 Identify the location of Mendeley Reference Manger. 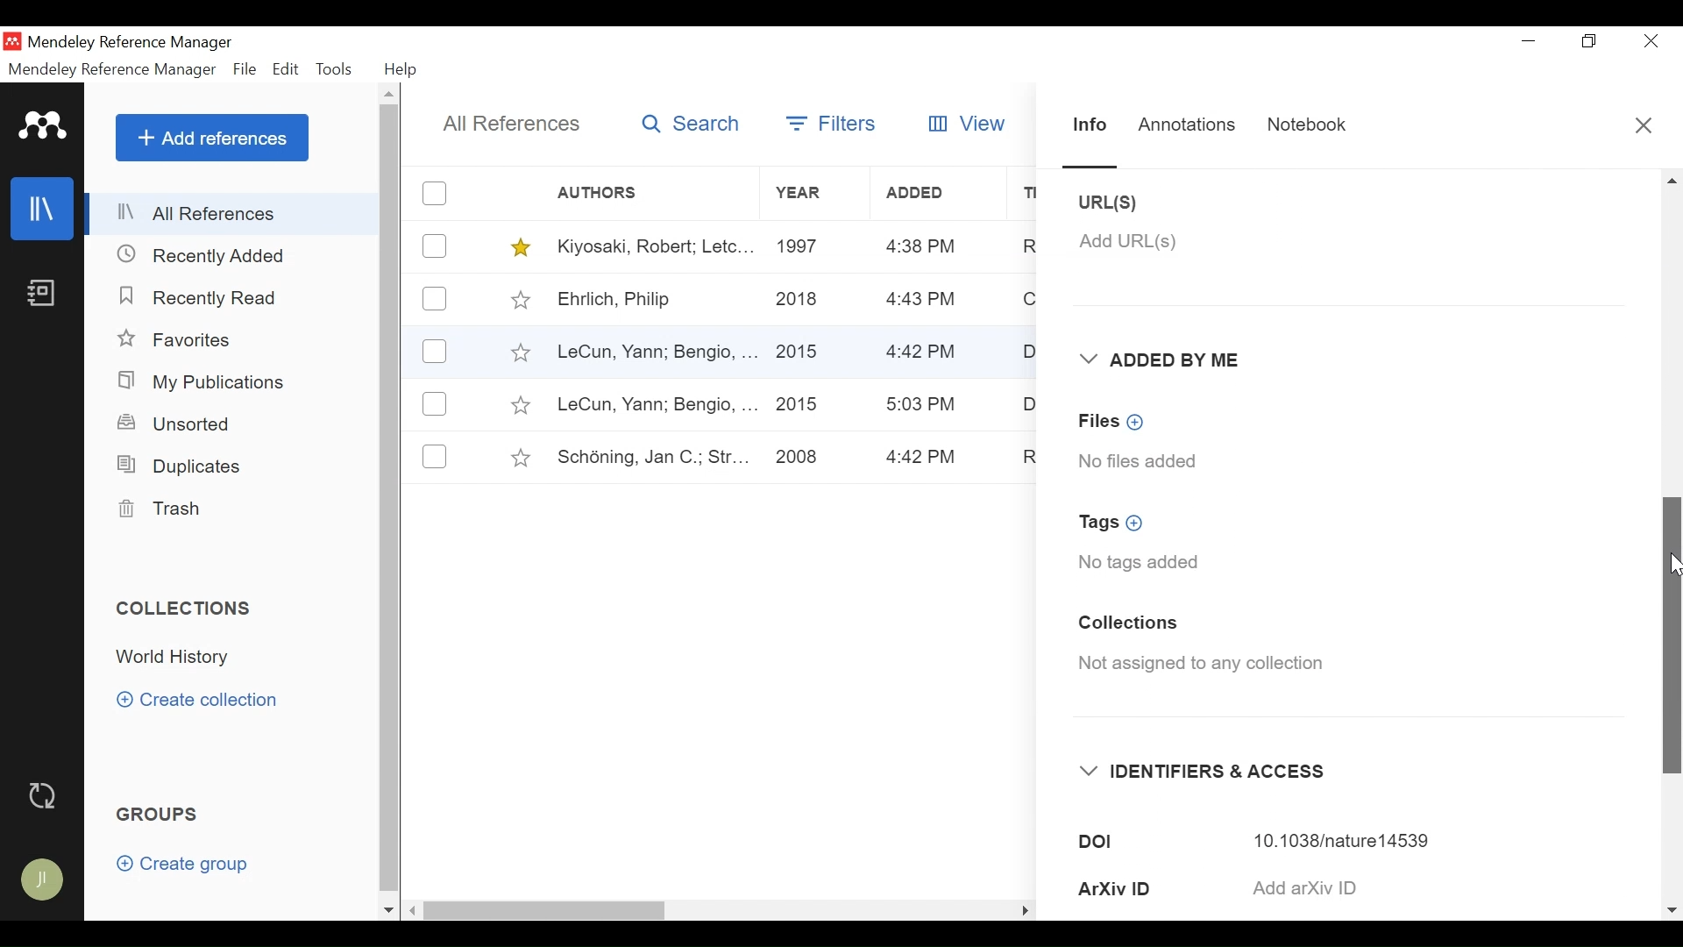
(141, 42).